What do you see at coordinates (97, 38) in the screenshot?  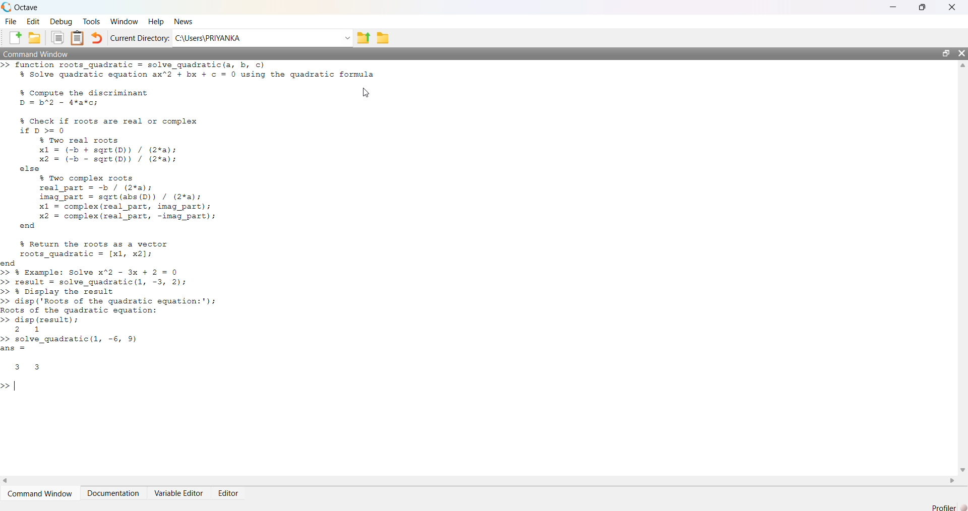 I see `Undo` at bounding box center [97, 38].